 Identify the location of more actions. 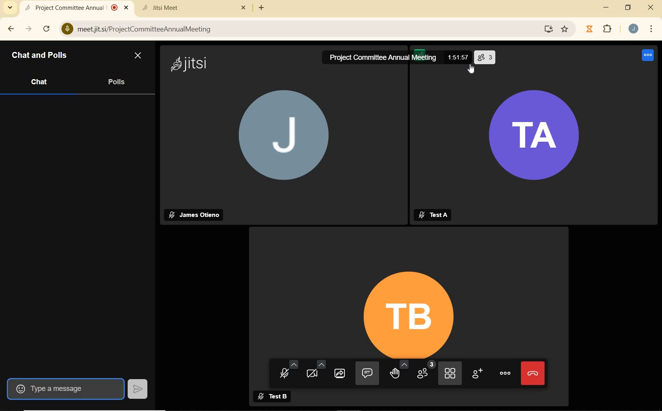
(505, 373).